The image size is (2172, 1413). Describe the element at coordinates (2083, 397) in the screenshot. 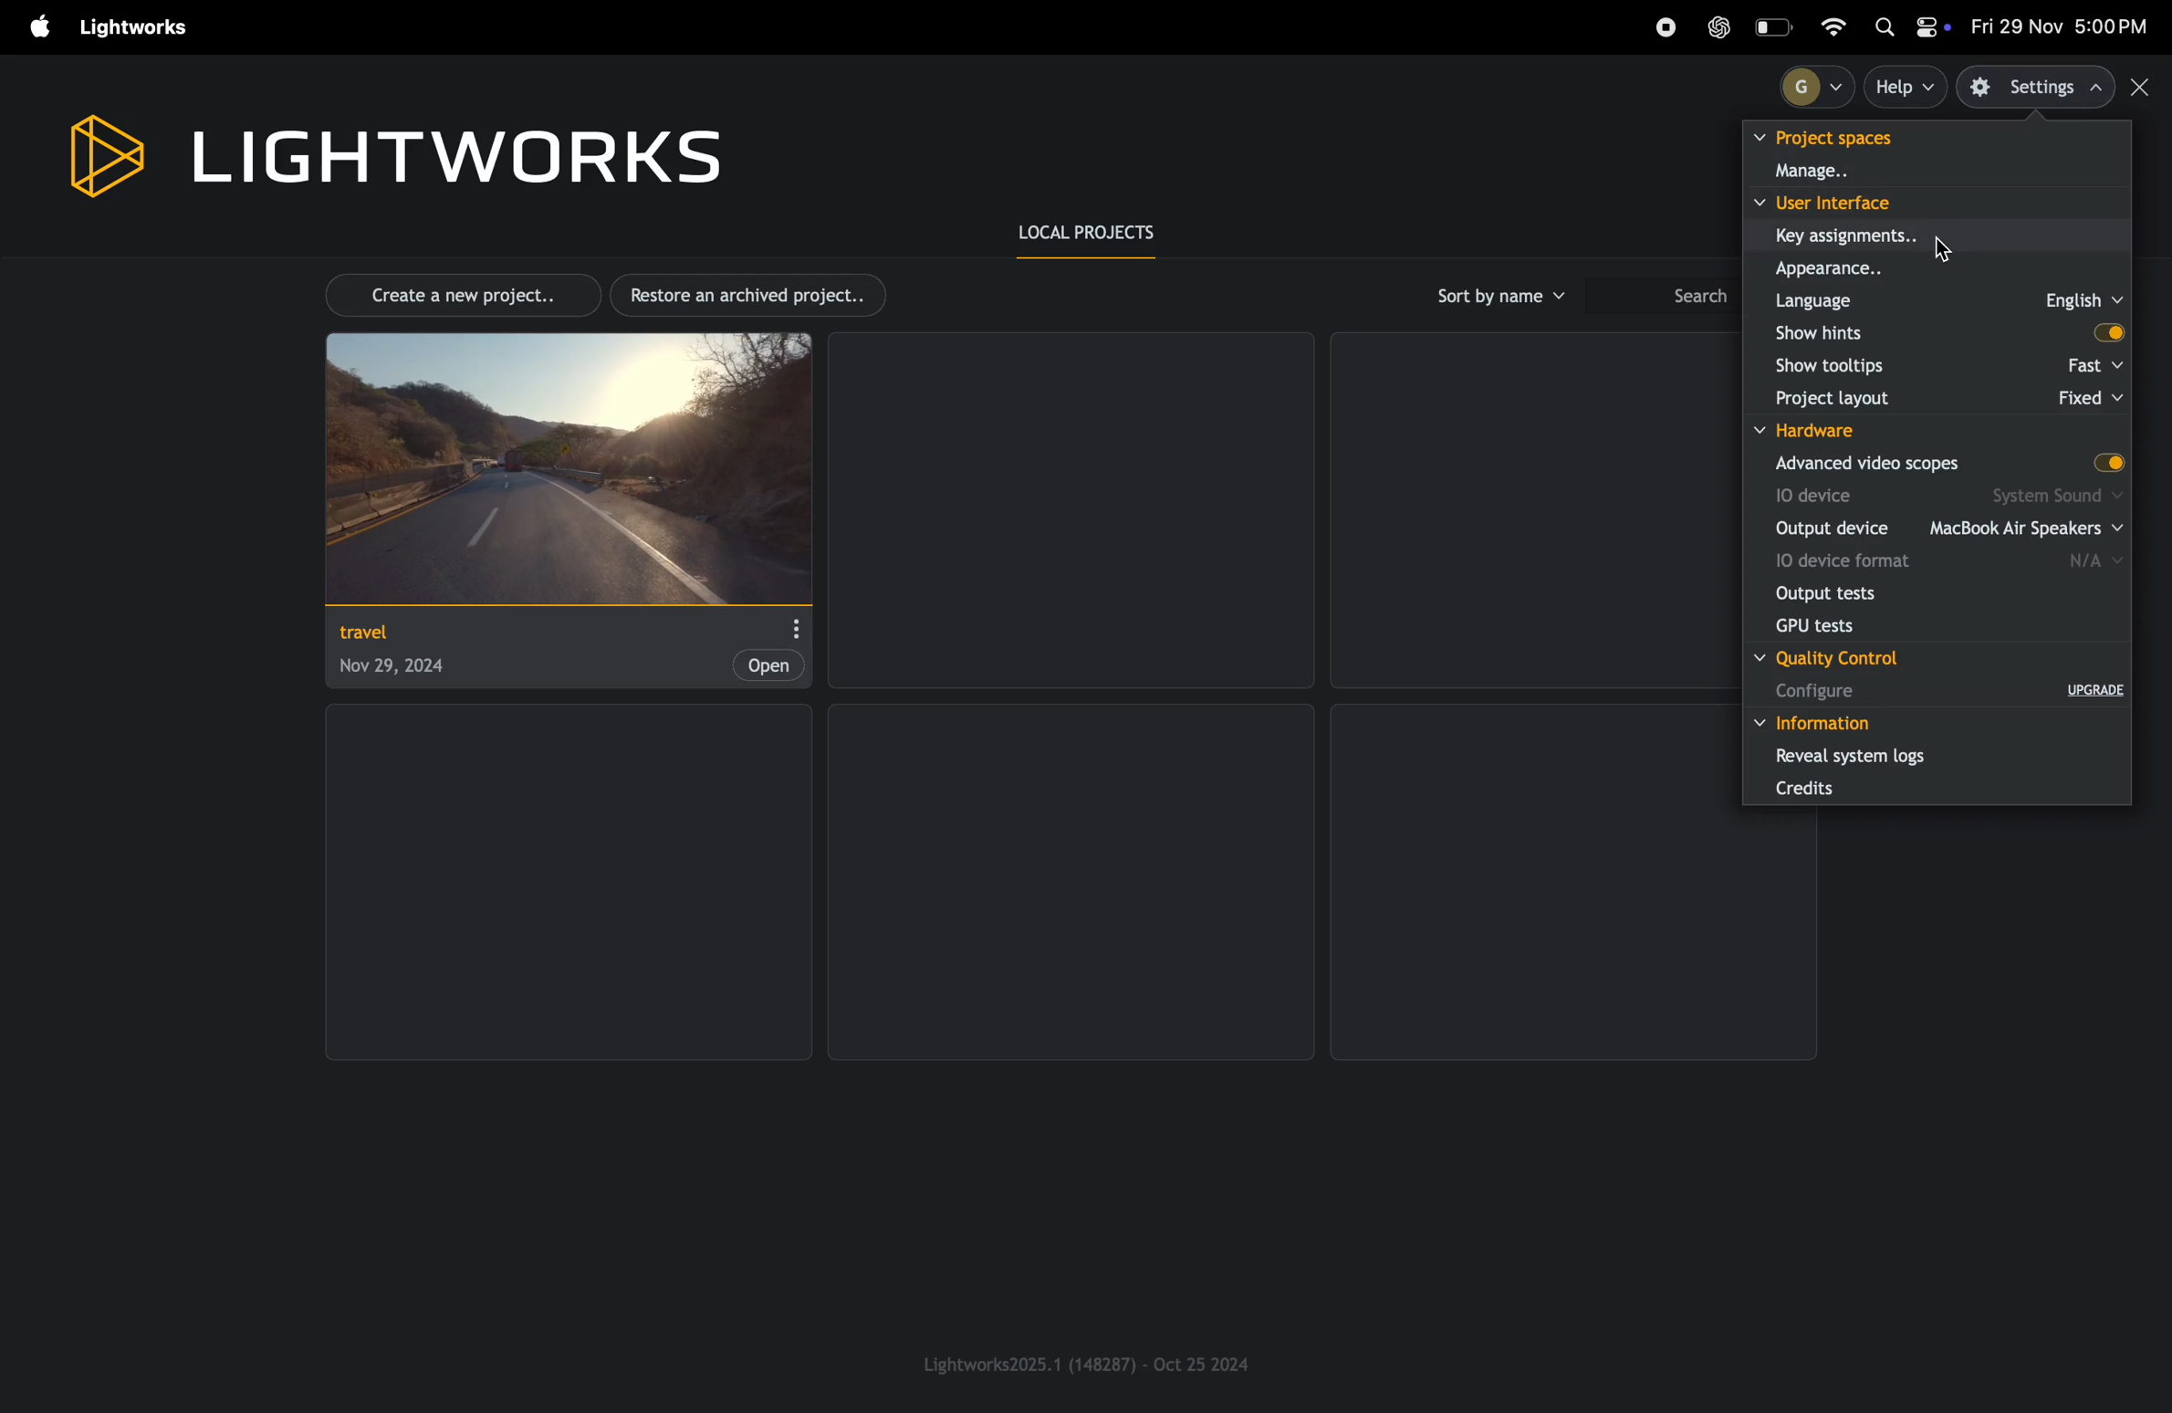

I see `fixed` at that location.